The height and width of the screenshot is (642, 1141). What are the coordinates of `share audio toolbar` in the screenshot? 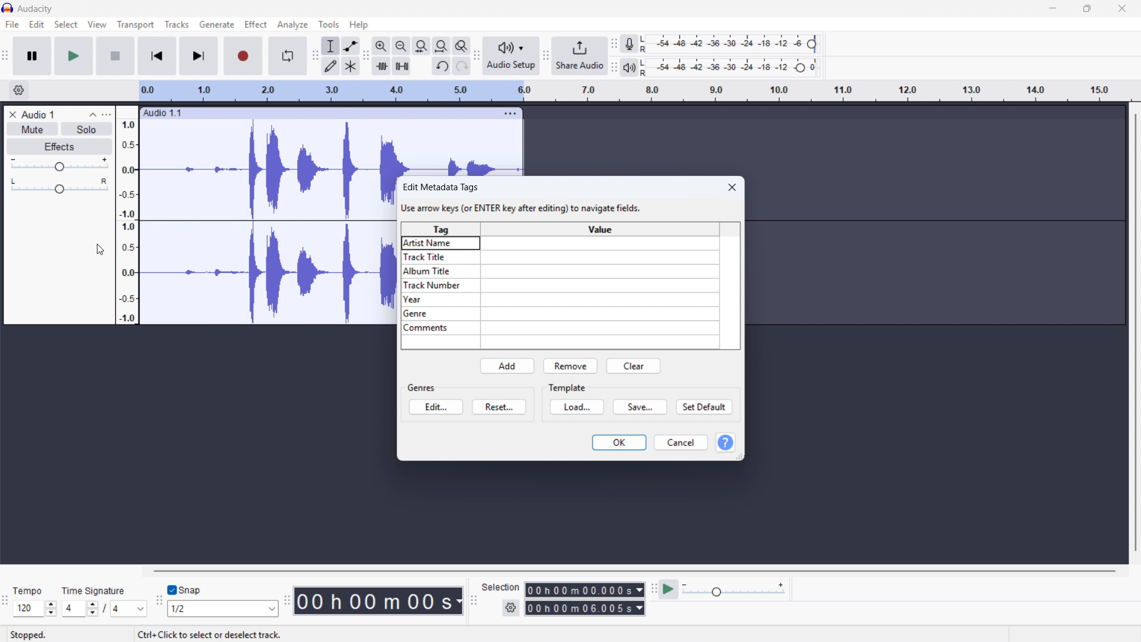 It's located at (546, 56).